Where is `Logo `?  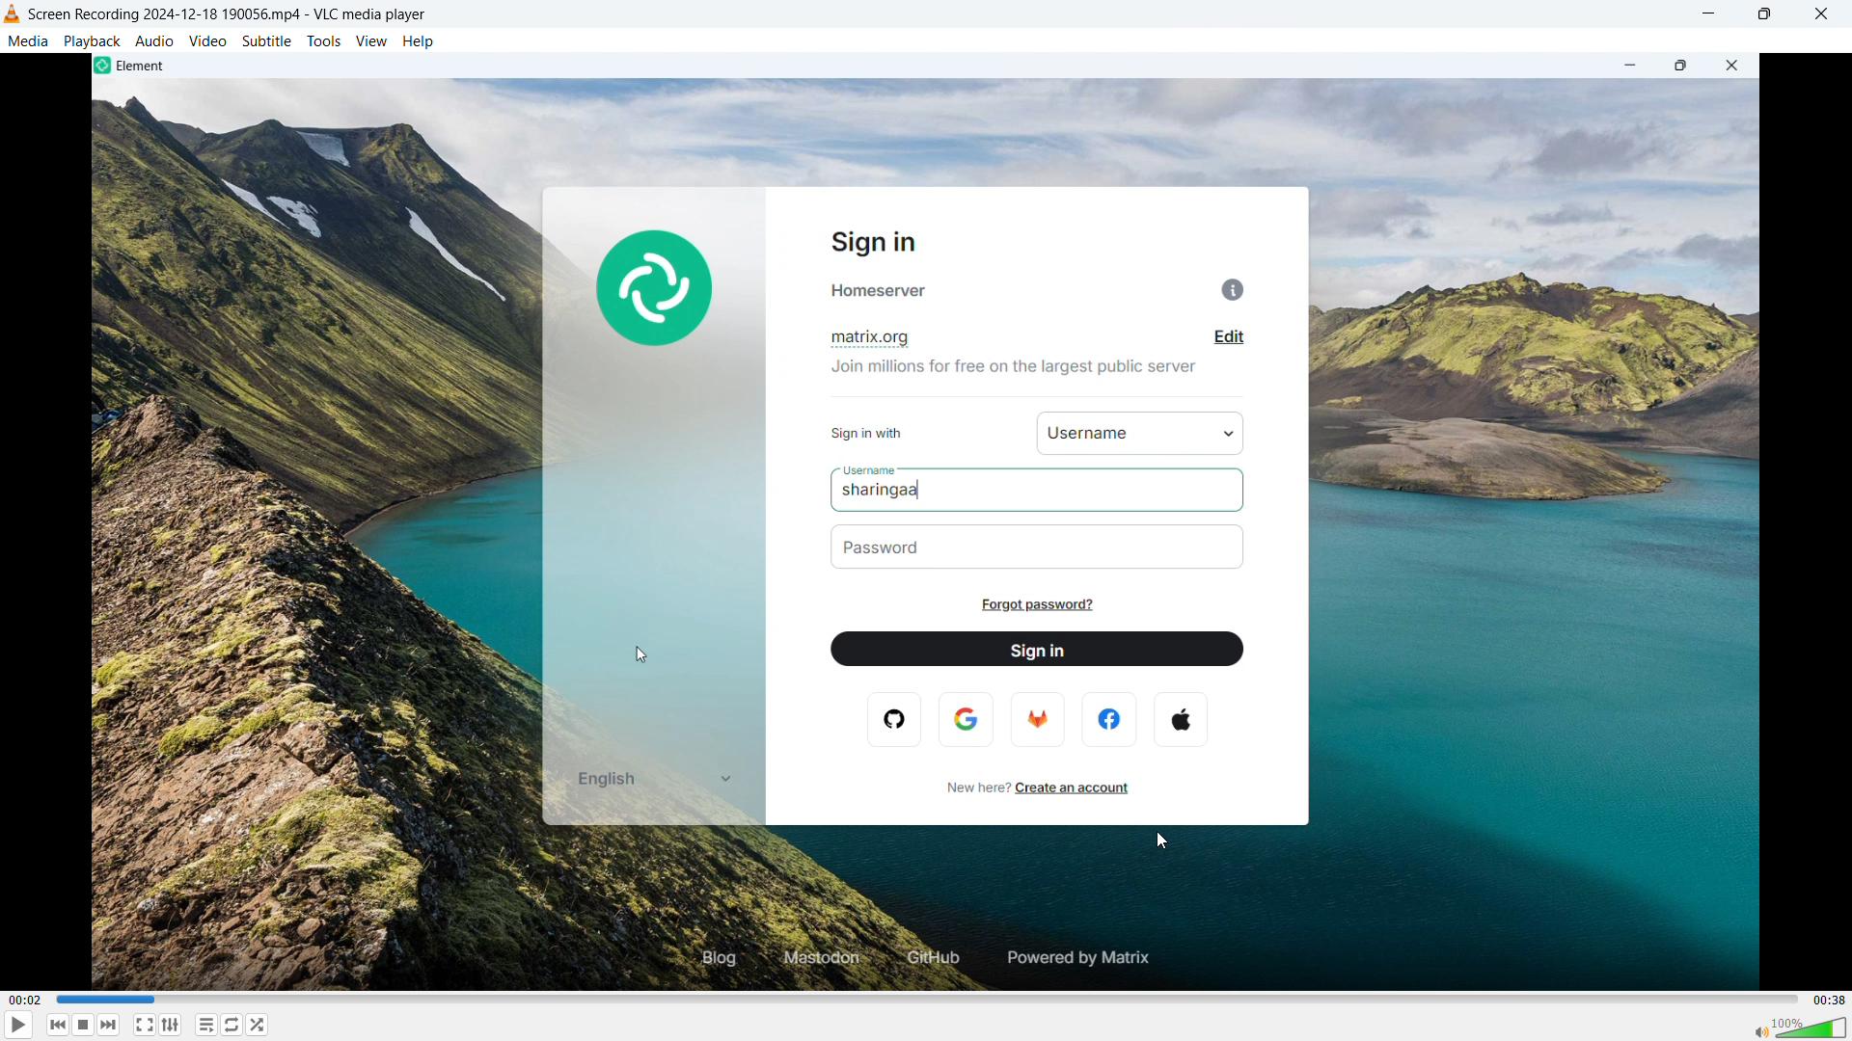
Logo  is located at coordinates (13, 14).